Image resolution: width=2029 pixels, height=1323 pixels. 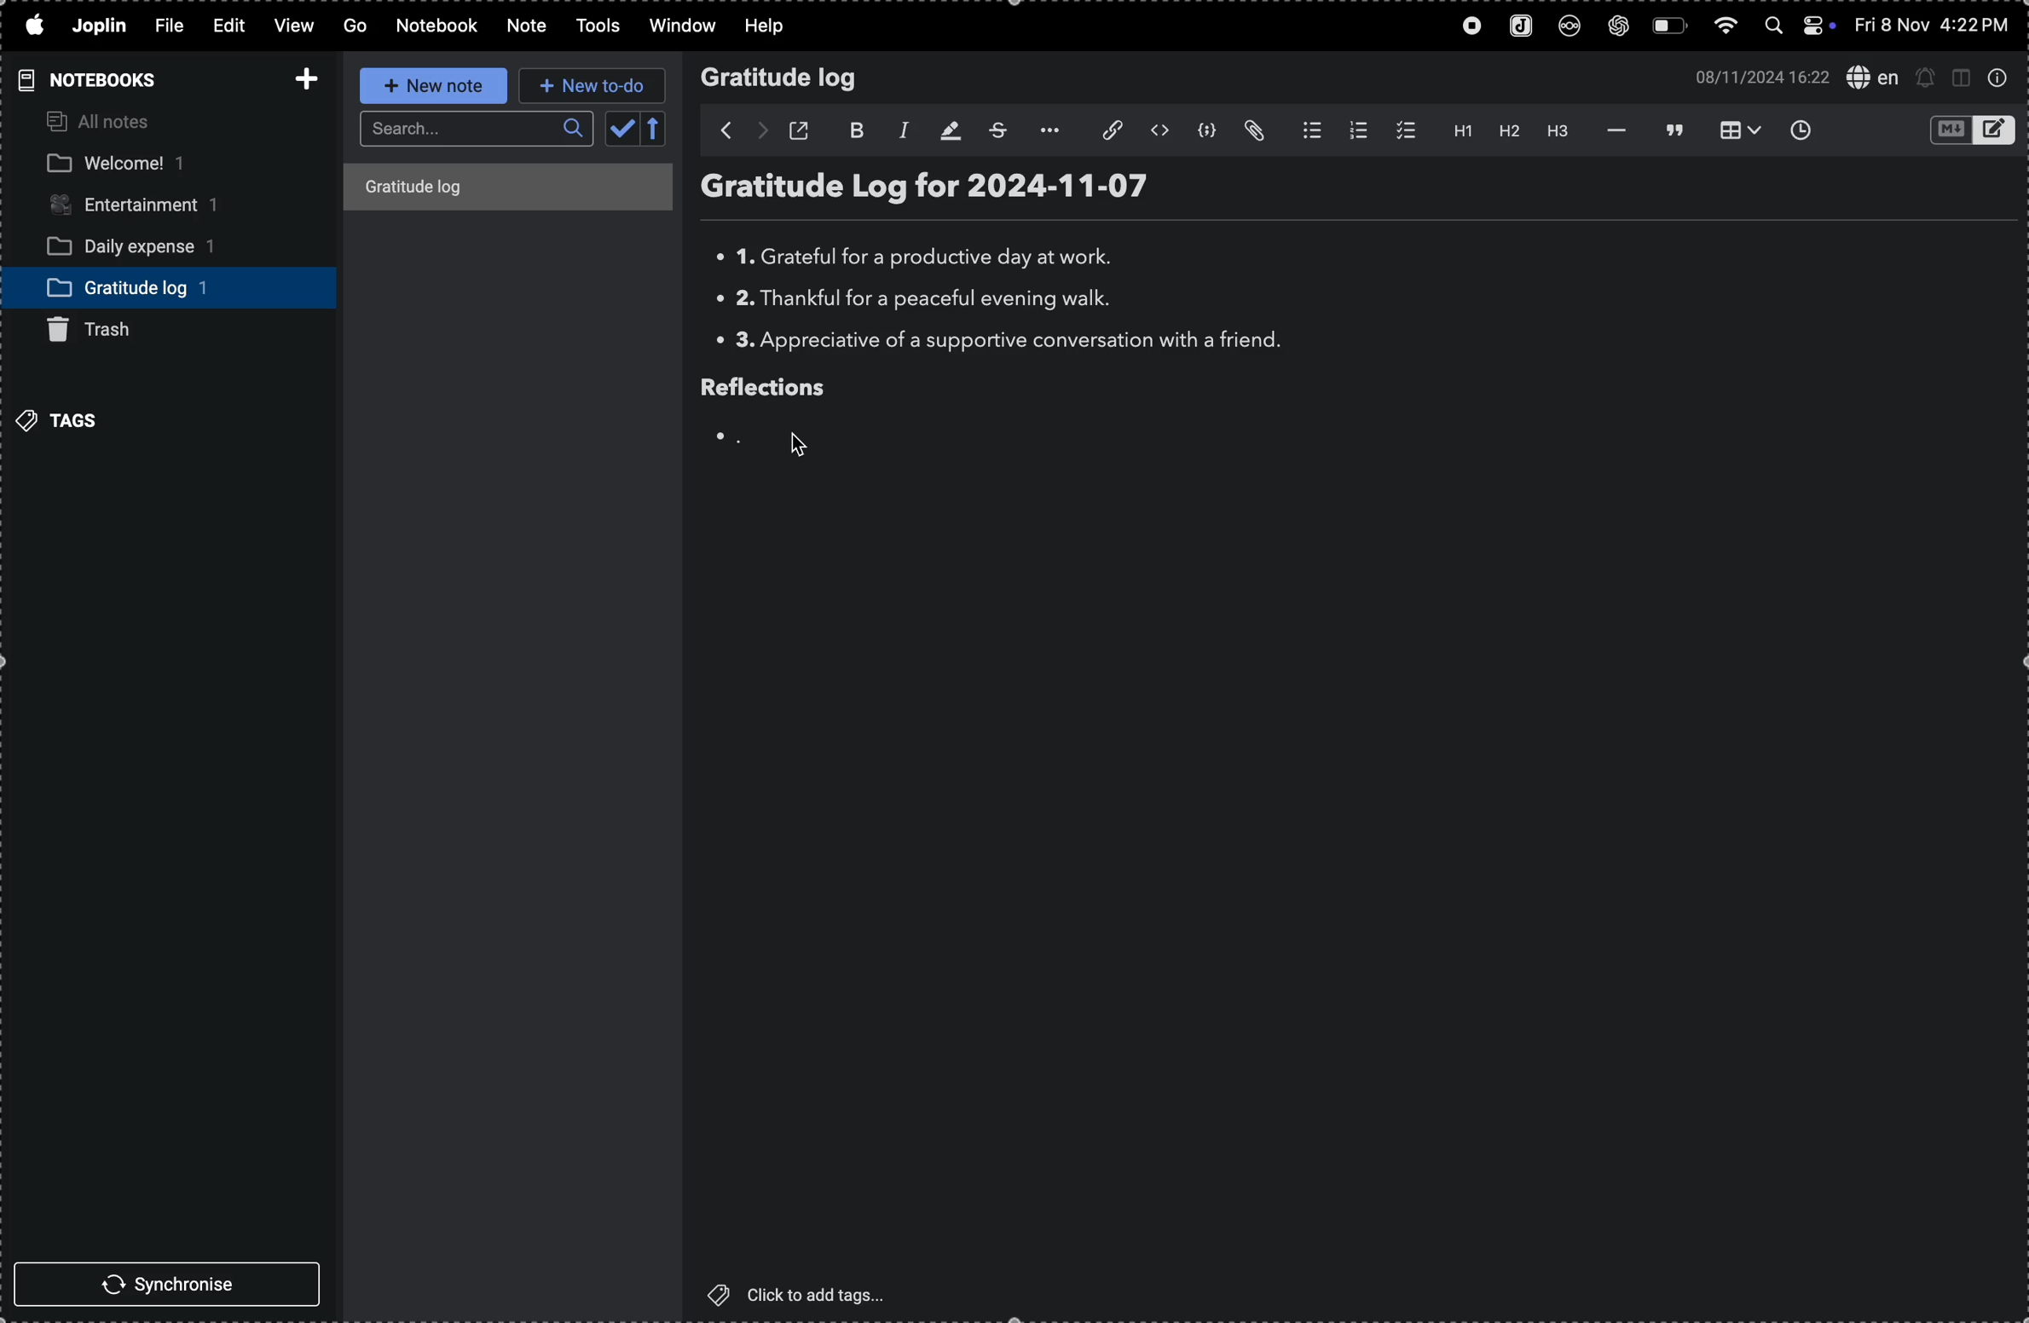 I want to click on horrizontal line, so click(x=1614, y=132).